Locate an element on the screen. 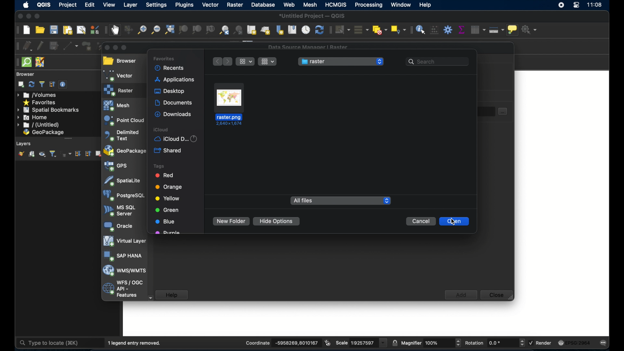 The width and height of the screenshot is (624, 351). show spatial bookmarks is located at coordinates (292, 30).